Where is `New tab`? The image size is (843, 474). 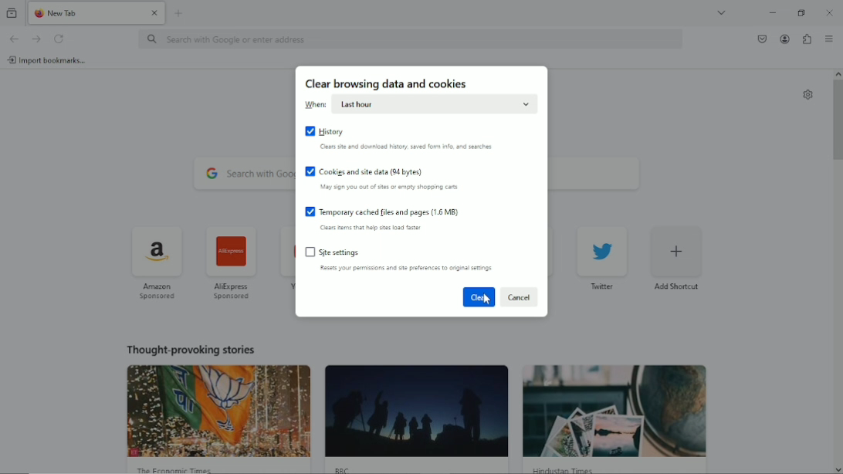 New tab is located at coordinates (181, 12).